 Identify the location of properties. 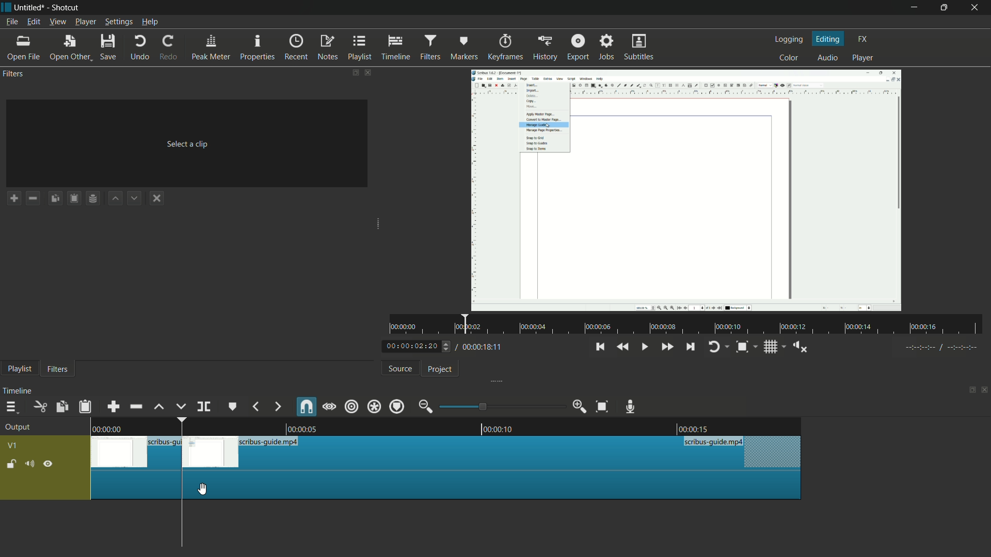
(258, 47).